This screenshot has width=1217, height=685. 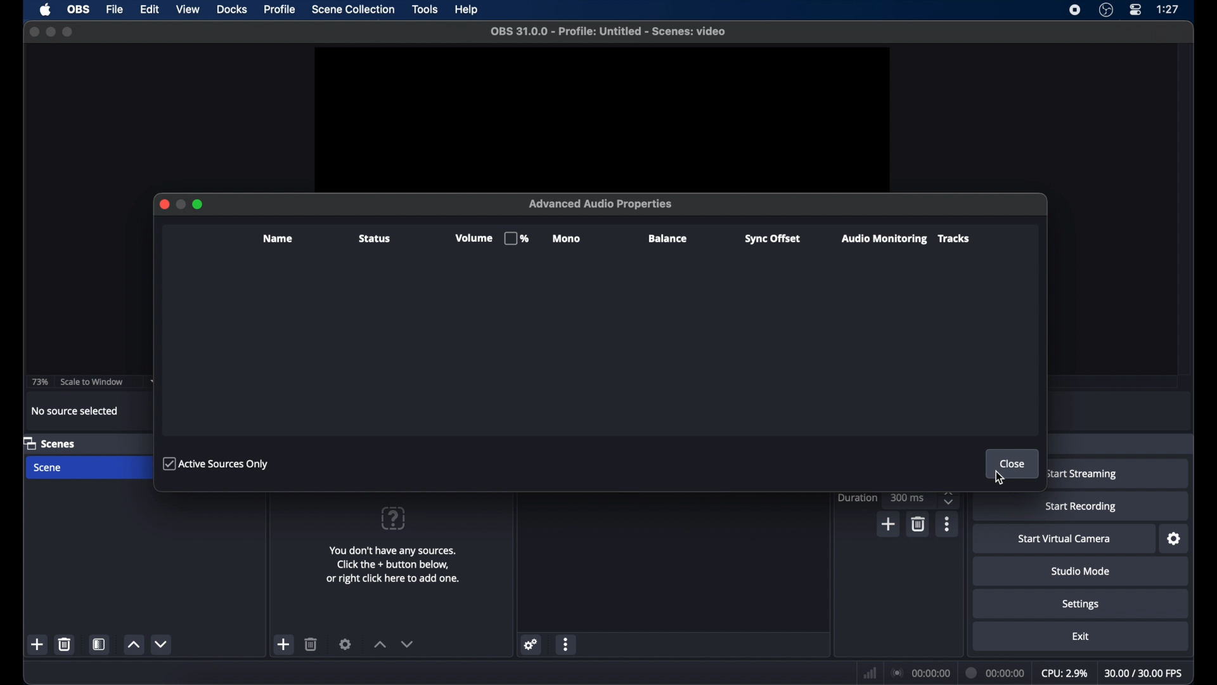 What do you see at coordinates (34, 32) in the screenshot?
I see `close` at bounding box center [34, 32].